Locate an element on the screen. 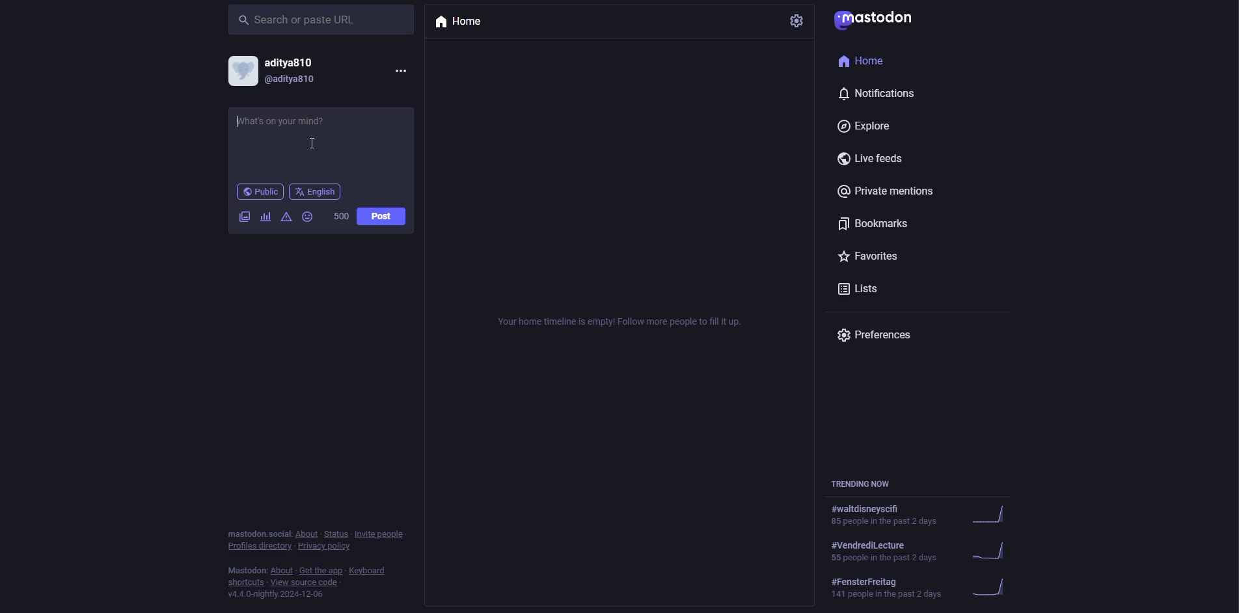 The image size is (1239, 613). settings is located at coordinates (798, 21).